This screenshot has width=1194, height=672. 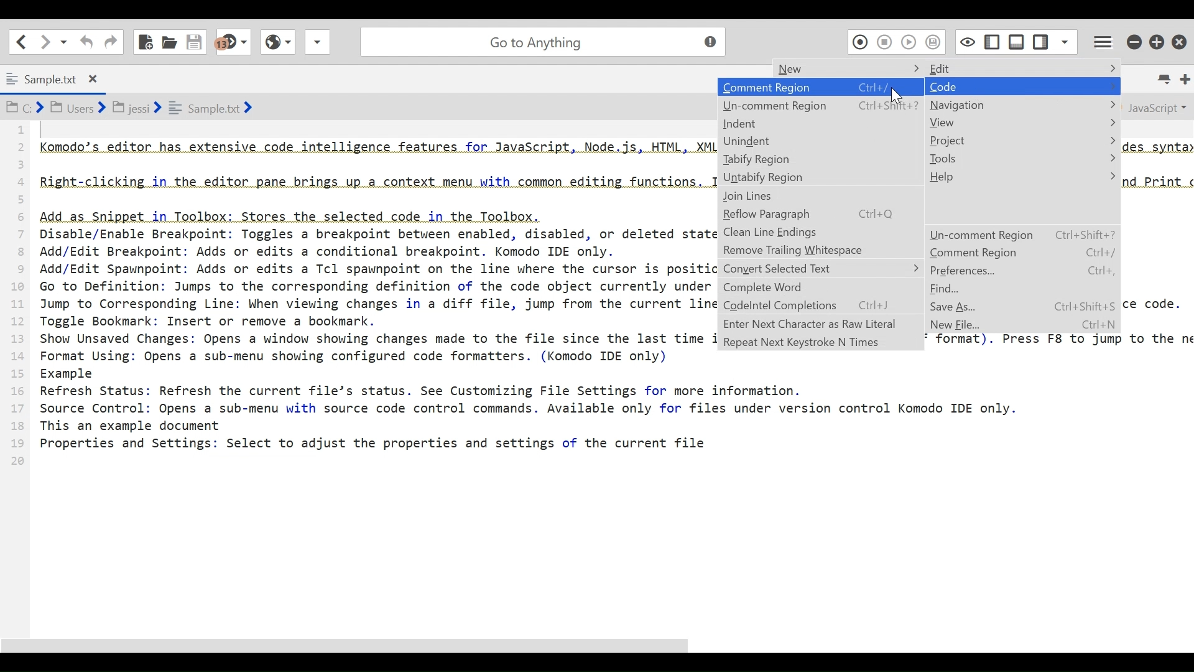 What do you see at coordinates (540, 40) in the screenshot?
I see `Search` at bounding box center [540, 40].